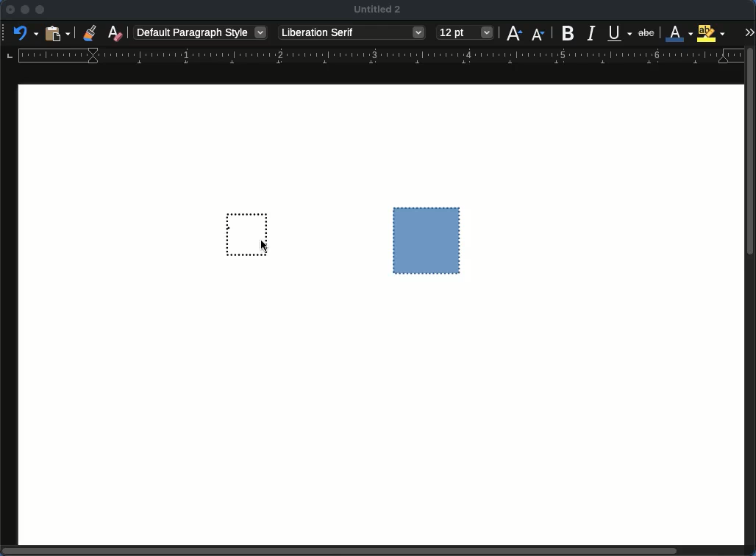  Describe the element at coordinates (646, 32) in the screenshot. I see `strikethrough` at that location.